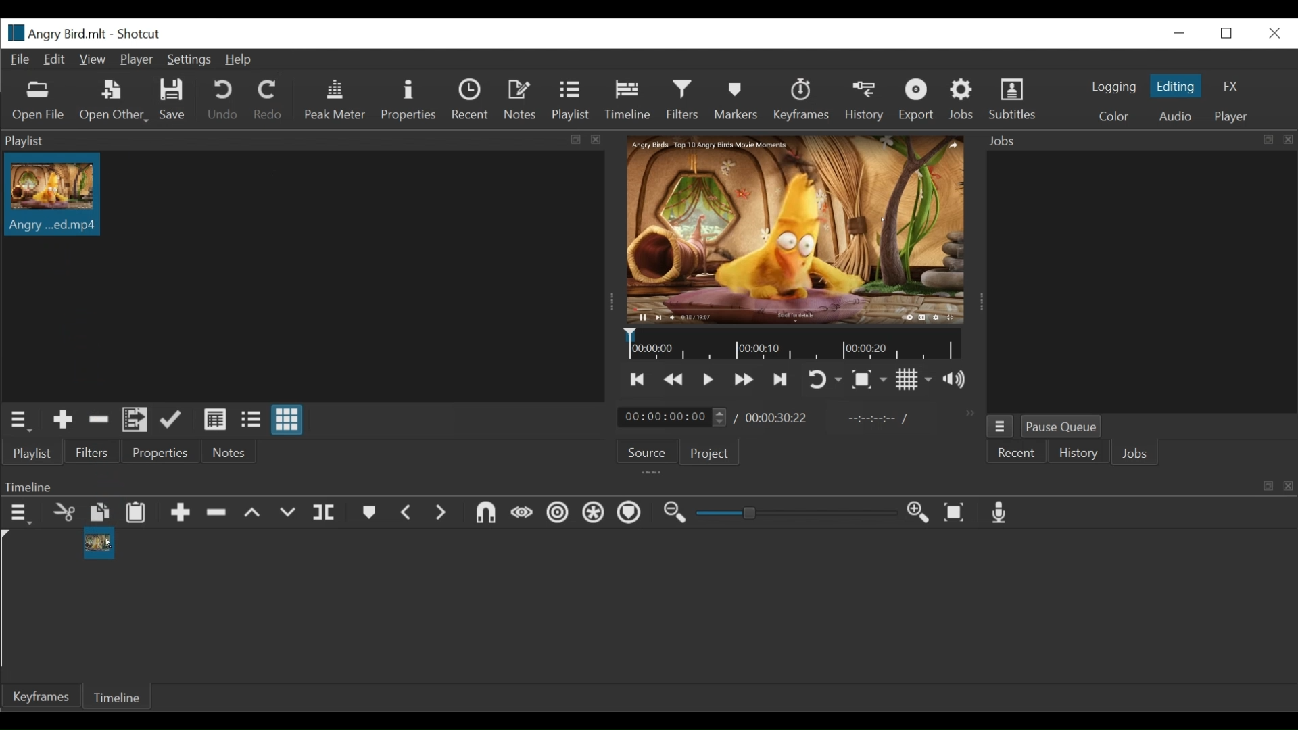 The width and height of the screenshot is (1298, 730). What do you see at coordinates (673, 417) in the screenshot?
I see `Current duration` at bounding box center [673, 417].